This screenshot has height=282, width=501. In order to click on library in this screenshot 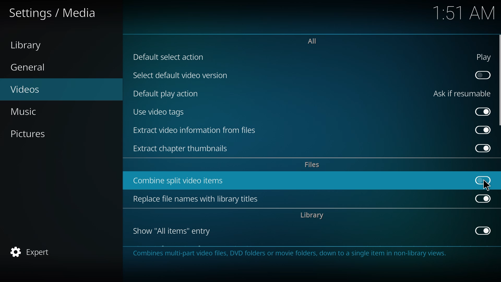, I will do `click(311, 215)`.